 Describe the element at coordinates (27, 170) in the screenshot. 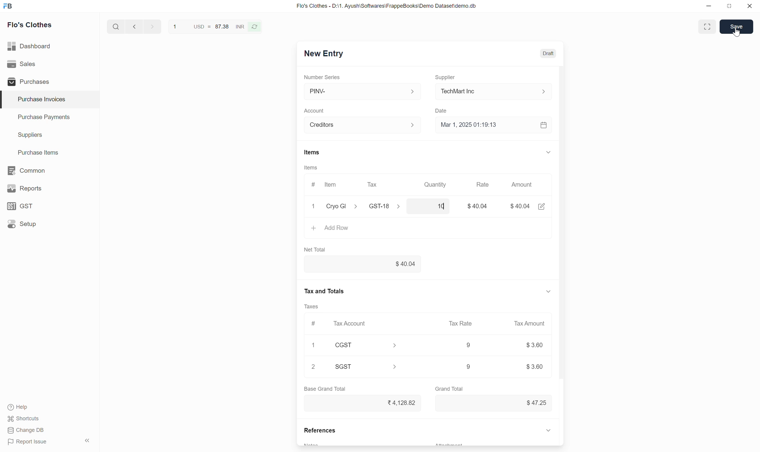

I see `Common` at that location.